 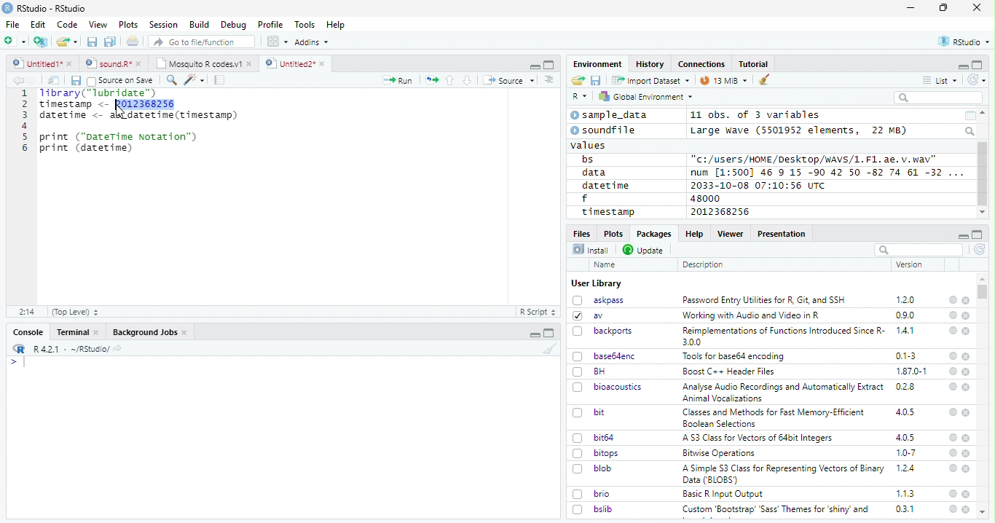 What do you see at coordinates (605, 355) in the screenshot?
I see `base64enc` at bounding box center [605, 355].